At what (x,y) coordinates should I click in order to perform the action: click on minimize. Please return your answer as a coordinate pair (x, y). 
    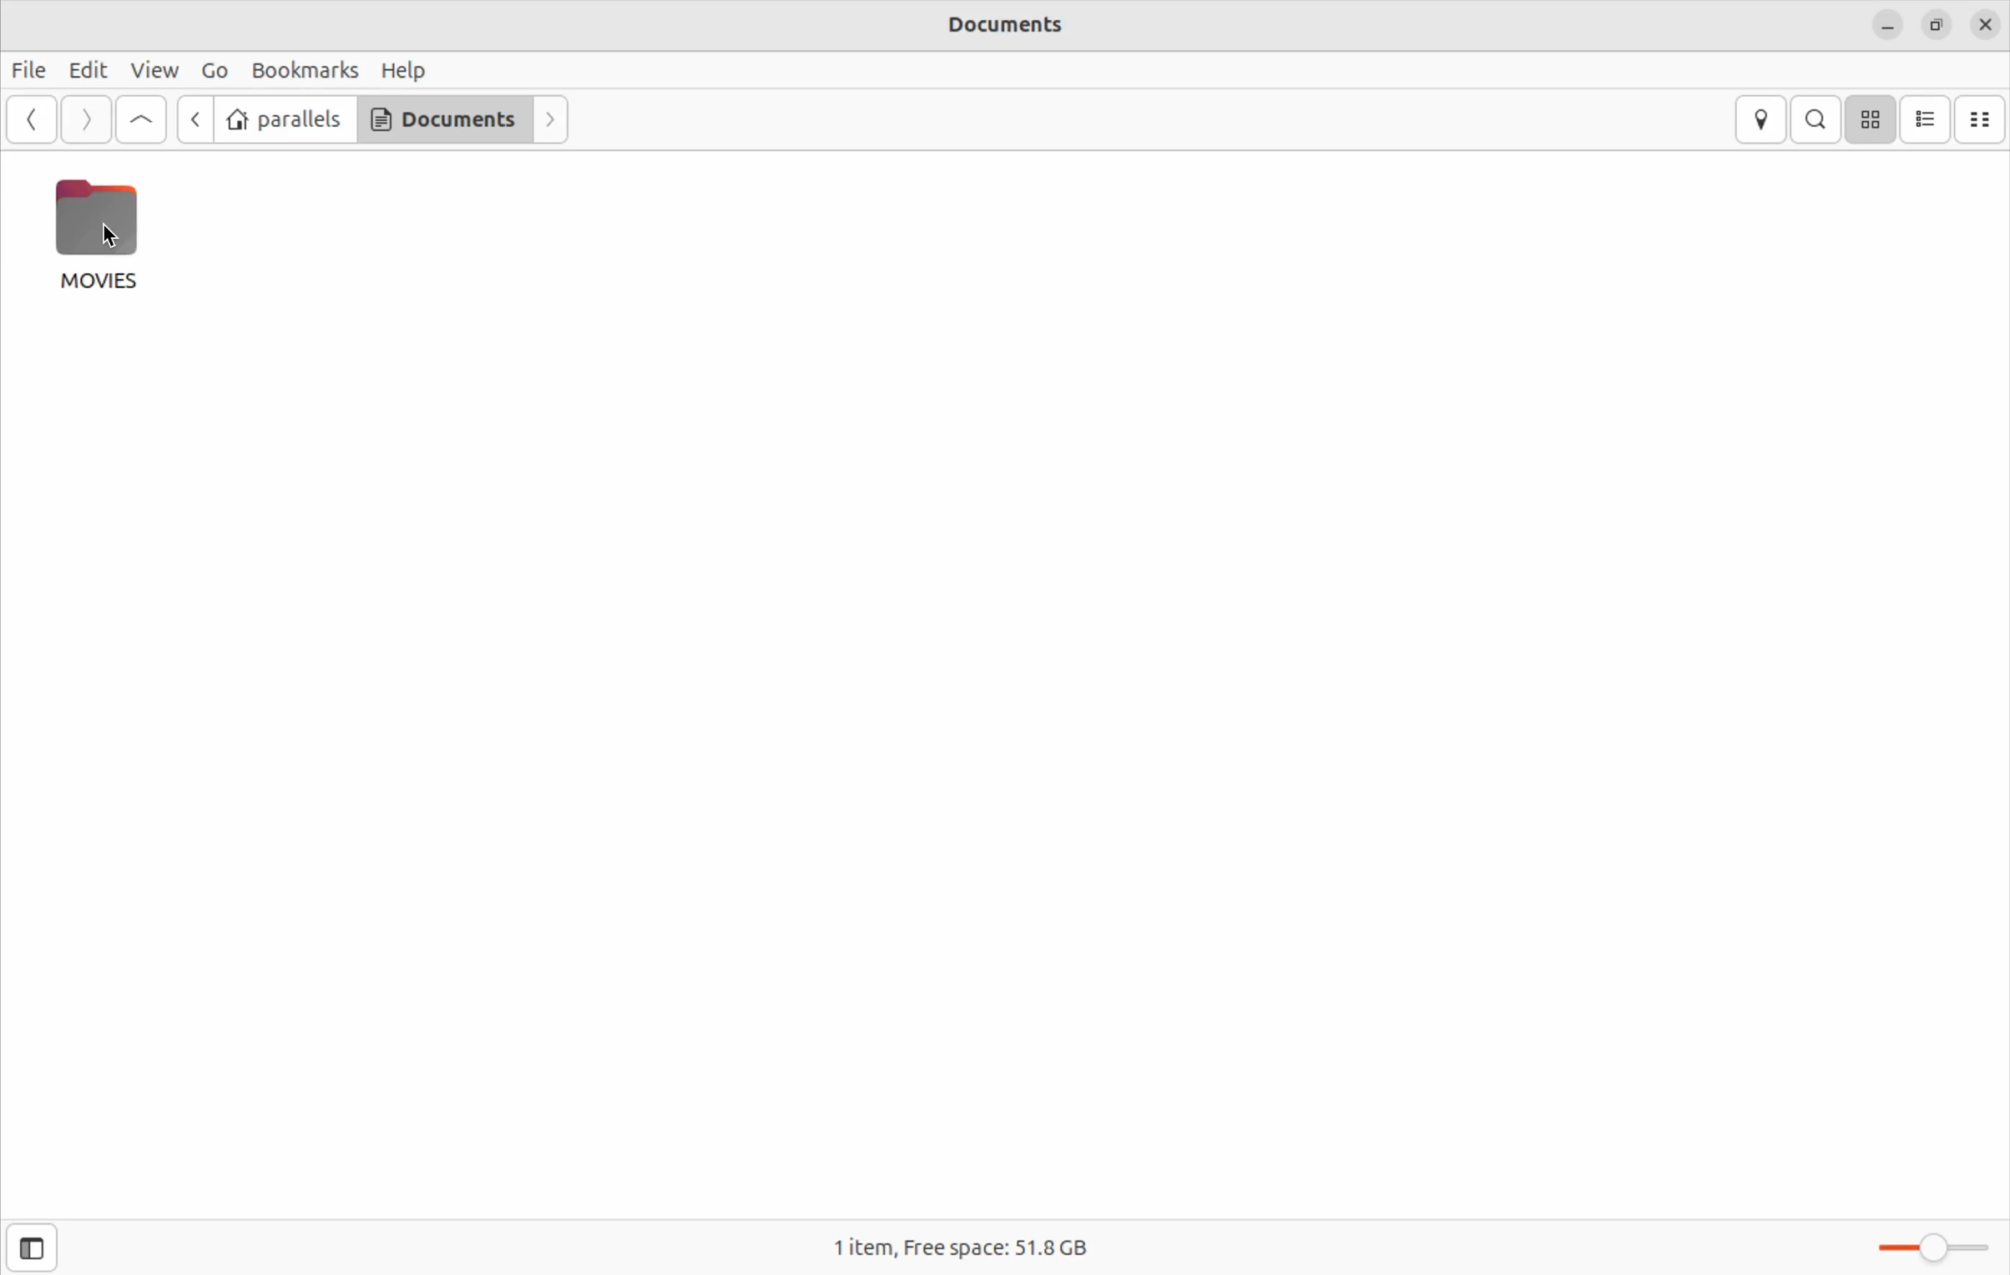
    Looking at the image, I should click on (1890, 26).